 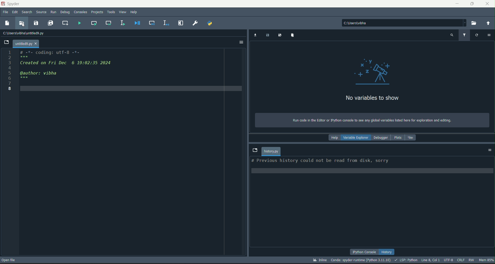 What do you see at coordinates (477, 36) in the screenshot?
I see `refresh variable` at bounding box center [477, 36].